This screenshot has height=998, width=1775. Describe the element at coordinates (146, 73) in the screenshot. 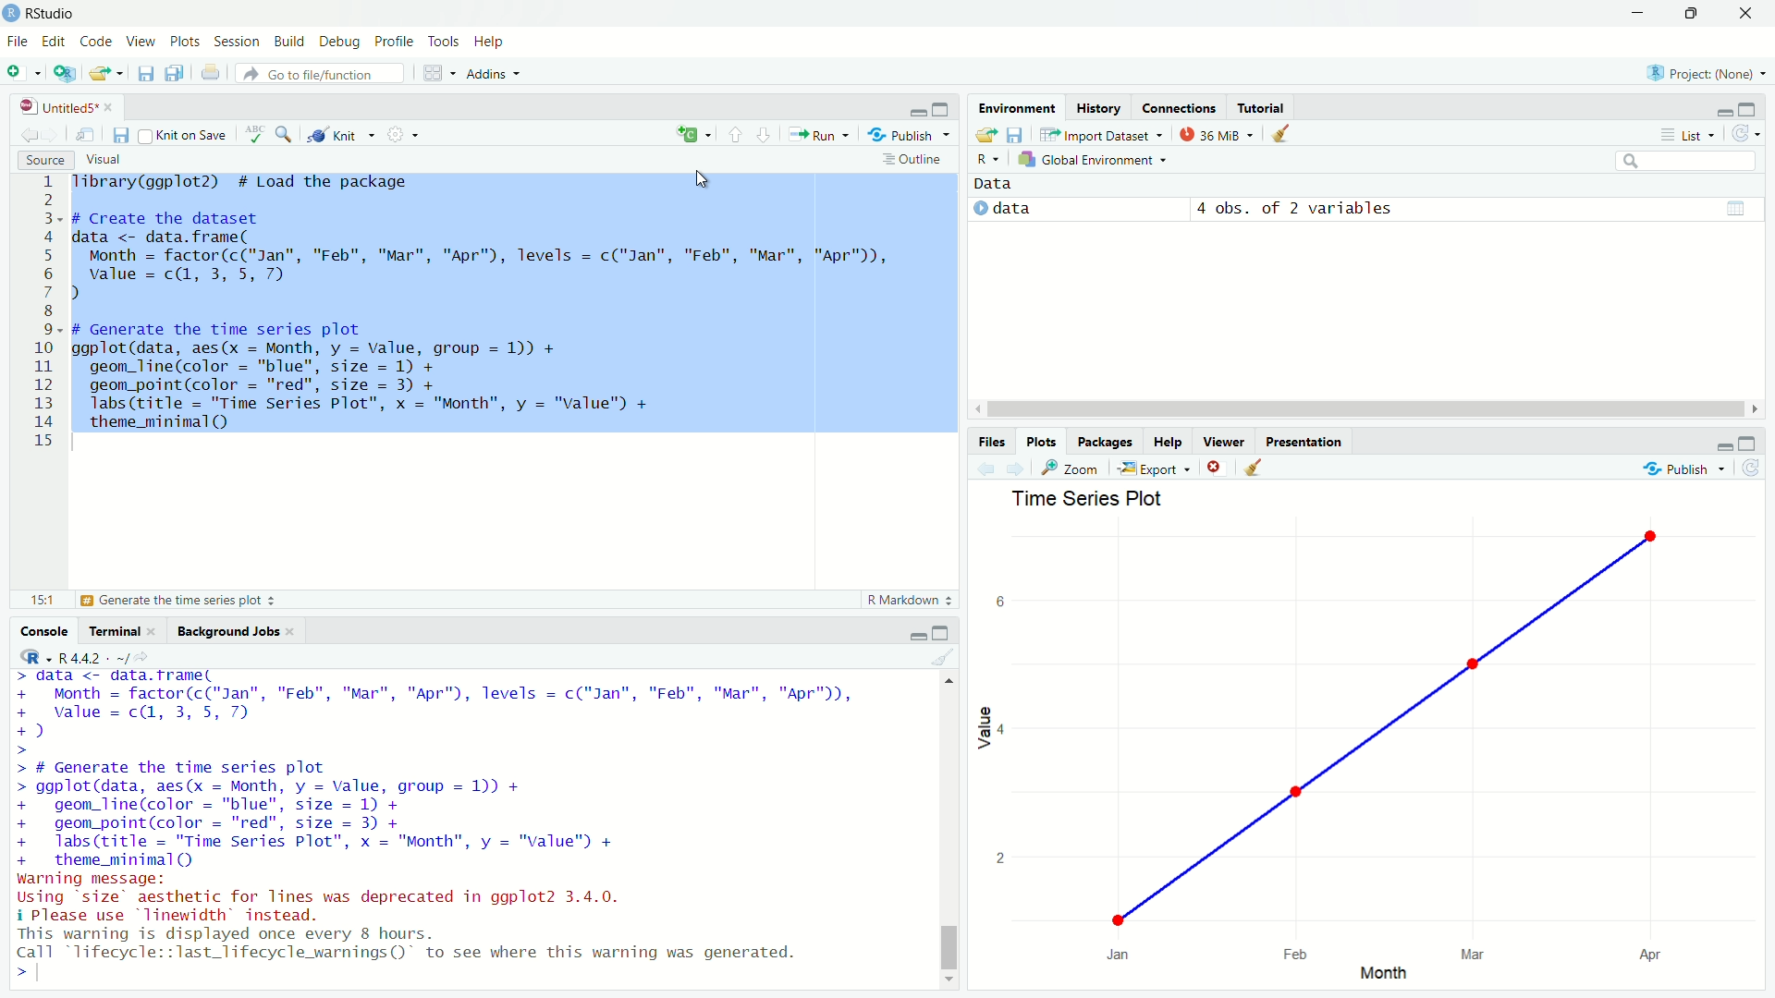

I see `save current document` at that location.